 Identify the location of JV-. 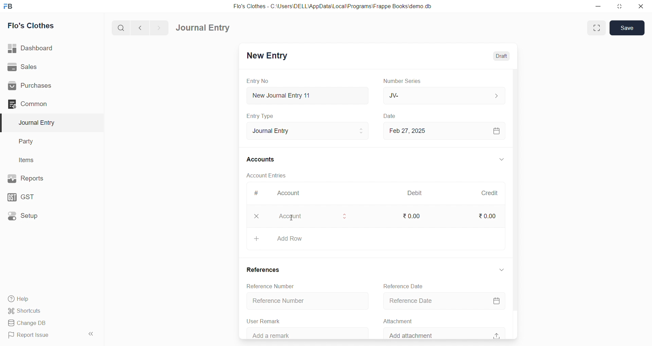
(443, 94).